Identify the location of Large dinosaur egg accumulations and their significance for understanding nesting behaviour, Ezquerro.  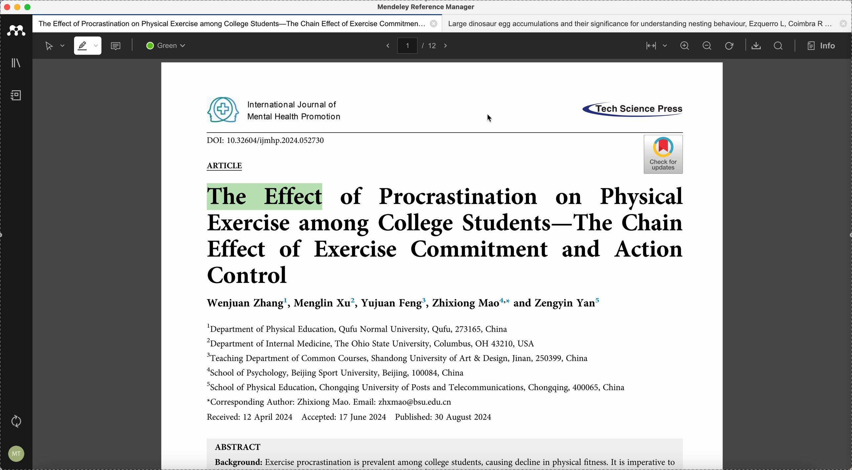
(649, 23).